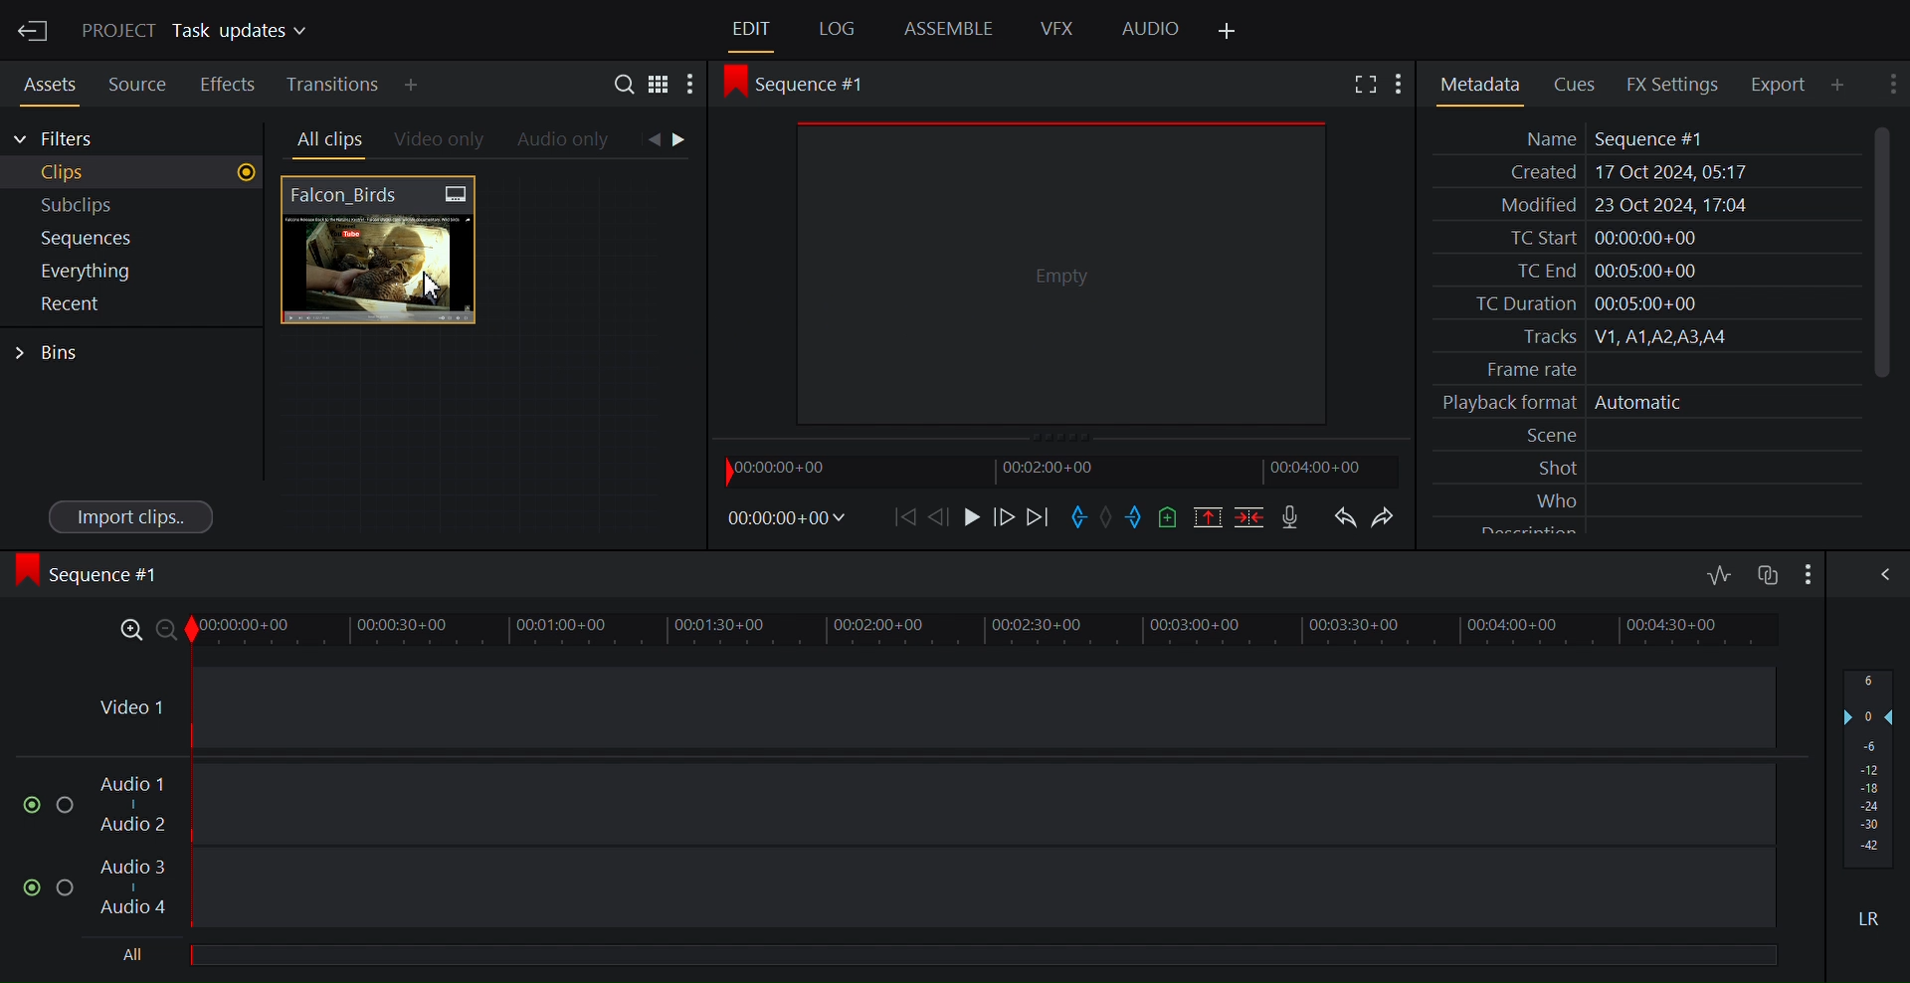 The image size is (1910, 983). I want to click on Audio only, so click(565, 141).